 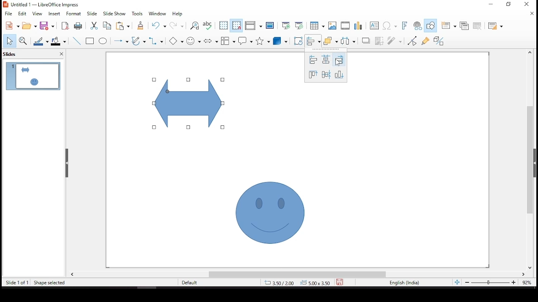 I want to click on default, so click(x=192, y=282).